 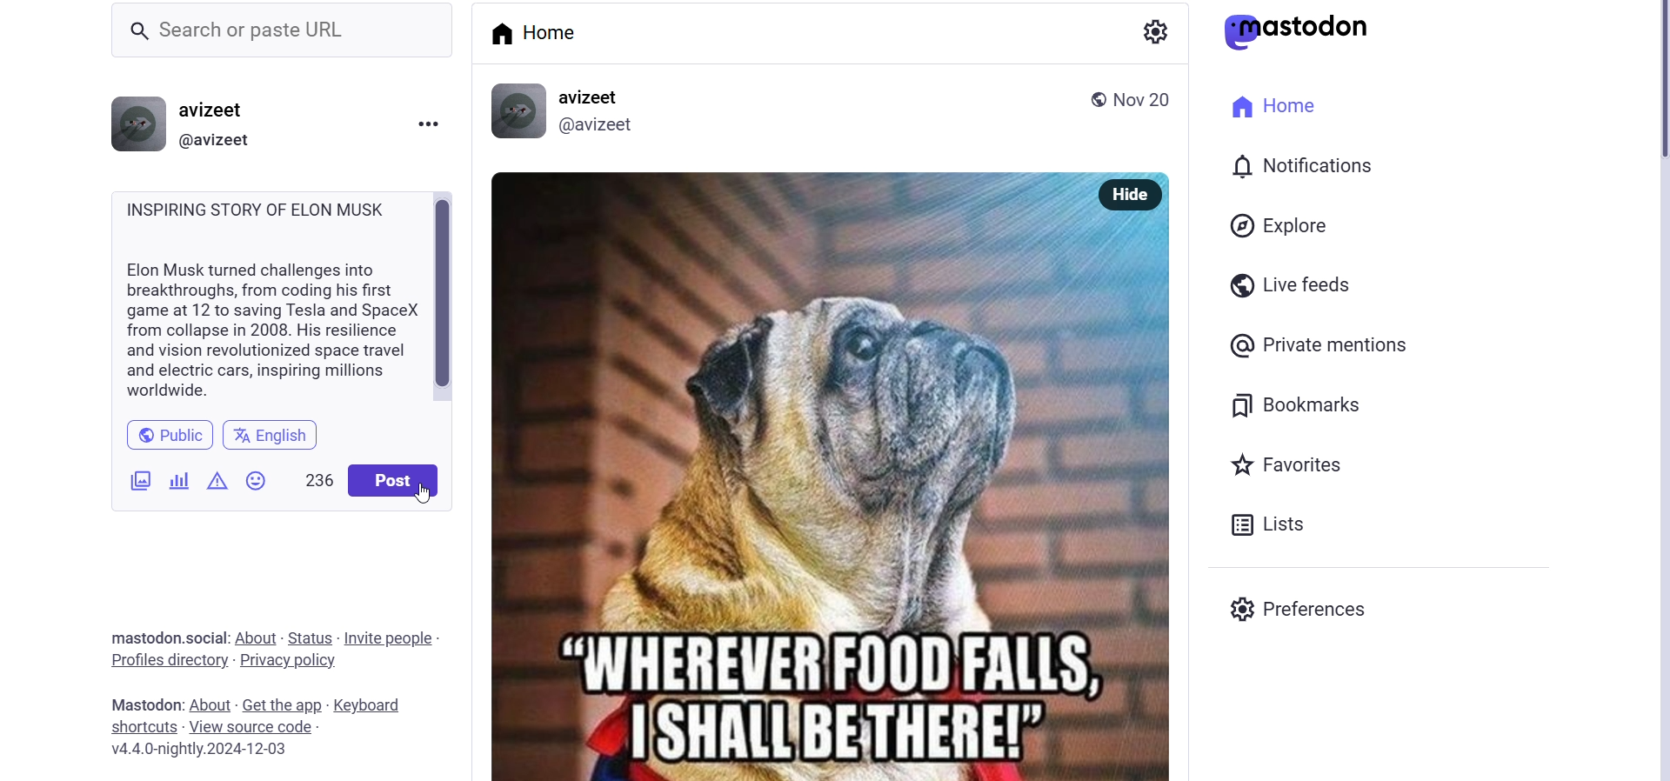 What do you see at coordinates (424, 494) in the screenshot?
I see `cursor` at bounding box center [424, 494].